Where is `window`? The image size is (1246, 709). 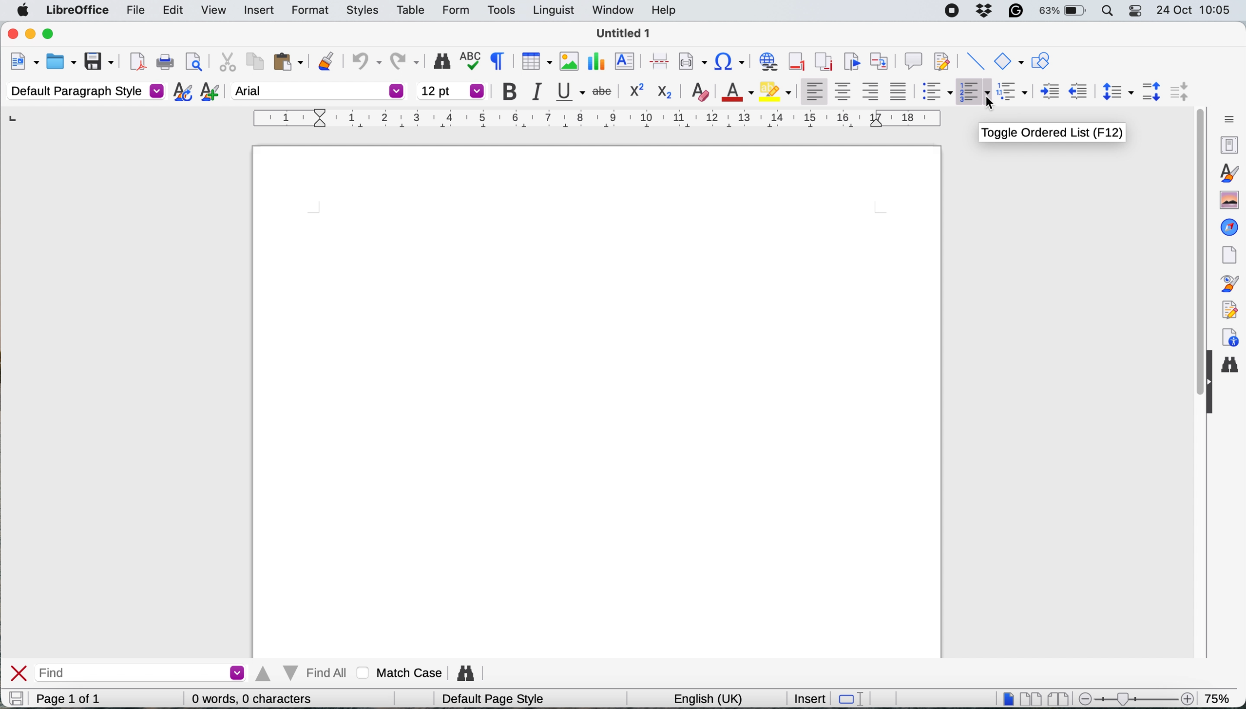
window is located at coordinates (613, 12).